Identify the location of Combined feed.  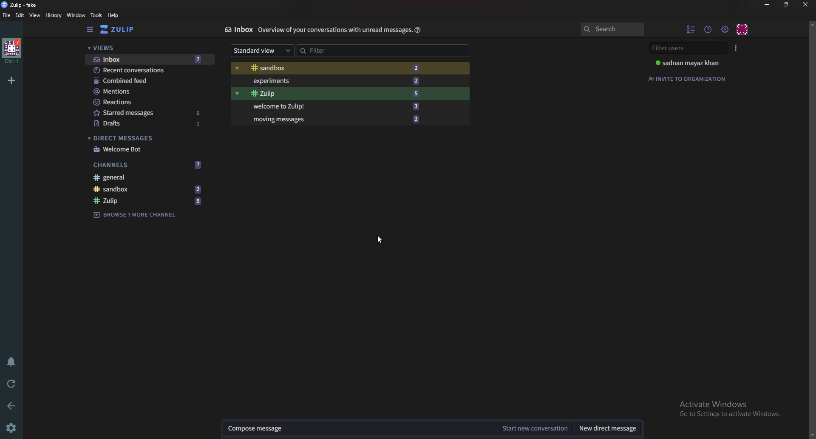
(147, 81).